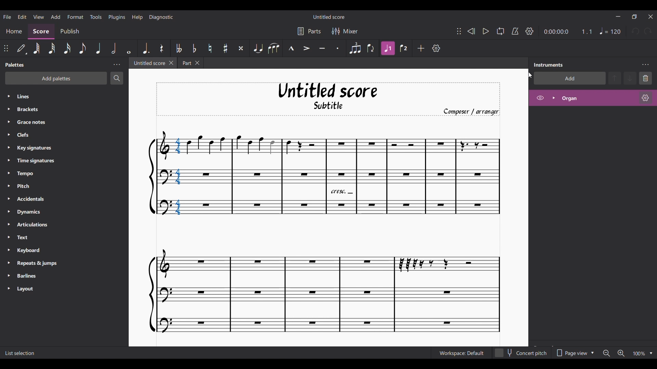 Image resolution: width=657 pixels, height=369 pixels. Describe the element at coordinates (459, 31) in the screenshot. I see `Change position of toolbar attached` at that location.